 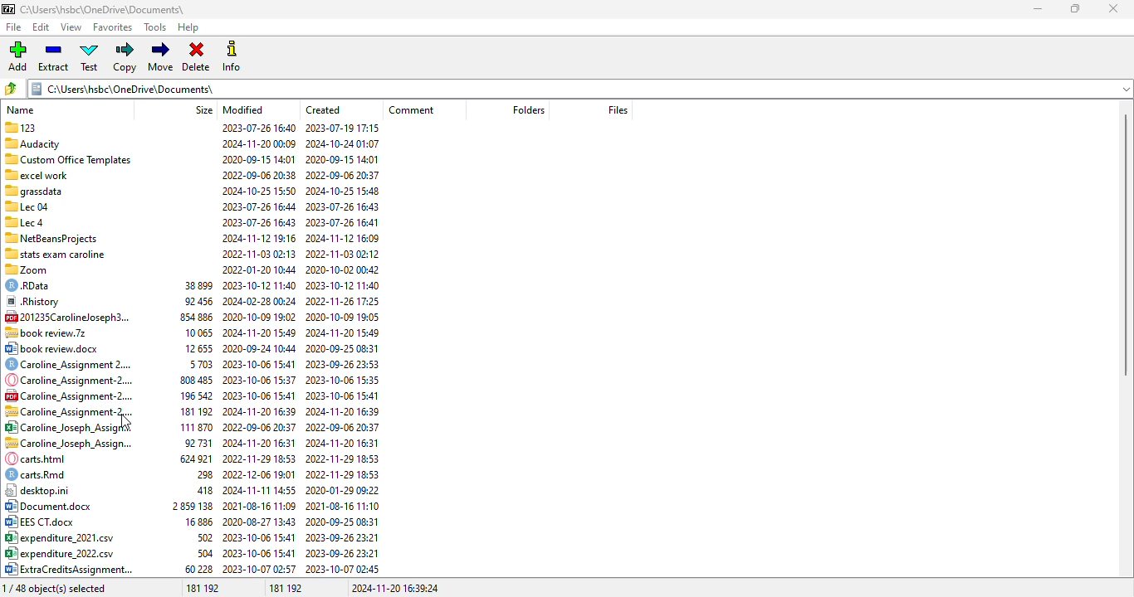 I want to click on 25 book review.7z 10065 2024-11-20 15:49 2024-11-20 15:49, so click(x=193, y=332).